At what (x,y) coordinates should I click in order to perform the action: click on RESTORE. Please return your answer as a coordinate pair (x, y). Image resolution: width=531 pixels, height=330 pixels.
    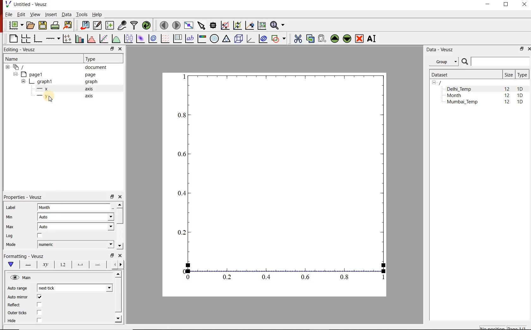
    Looking at the image, I should click on (506, 5).